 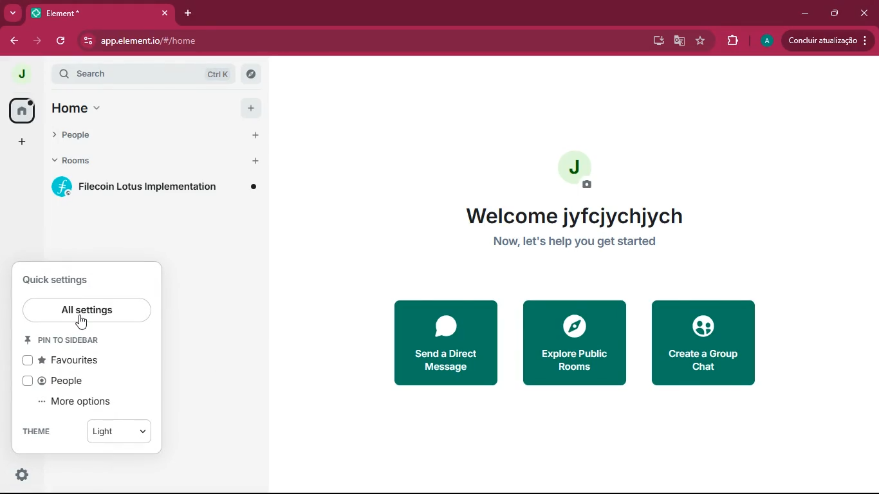 What do you see at coordinates (89, 12) in the screenshot?
I see `Element*` at bounding box center [89, 12].